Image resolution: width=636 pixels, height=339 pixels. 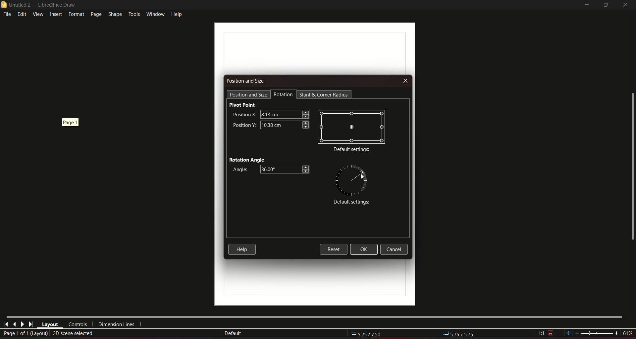 What do you see at coordinates (333, 249) in the screenshot?
I see `Reset` at bounding box center [333, 249].